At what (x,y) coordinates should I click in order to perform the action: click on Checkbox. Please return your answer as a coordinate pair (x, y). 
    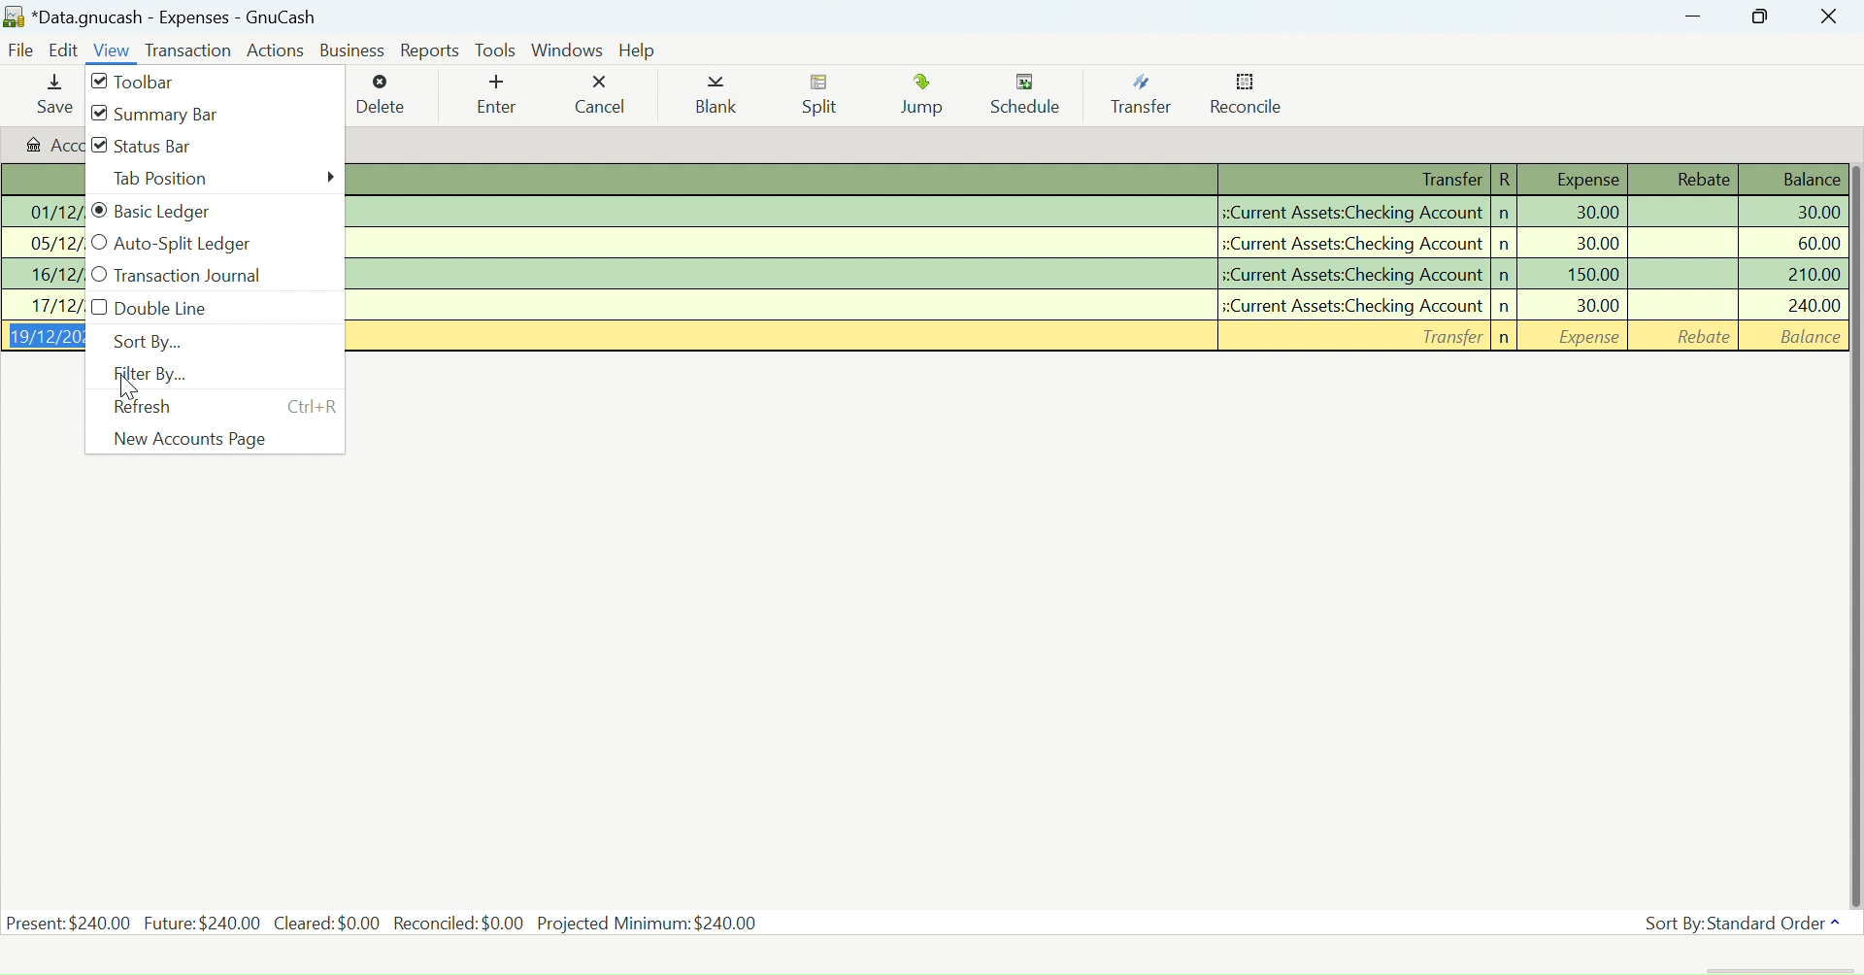
    Looking at the image, I should click on (98, 82).